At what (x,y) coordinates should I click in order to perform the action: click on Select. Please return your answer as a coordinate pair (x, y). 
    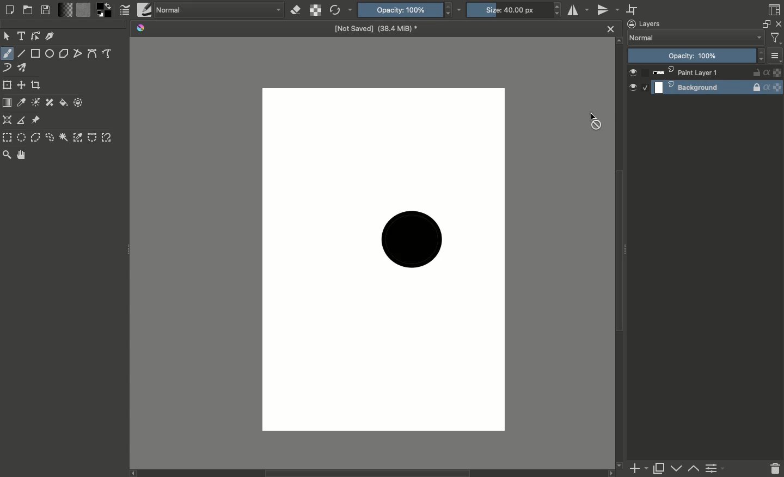
    Looking at the image, I should click on (646, 87).